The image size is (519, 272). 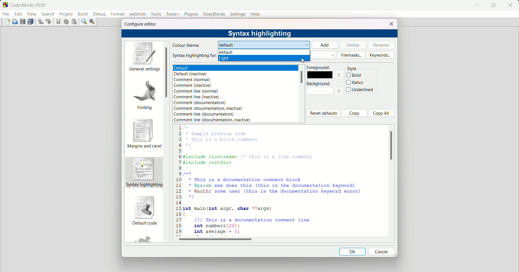 What do you see at coordinates (31, 22) in the screenshot?
I see `save all` at bounding box center [31, 22].